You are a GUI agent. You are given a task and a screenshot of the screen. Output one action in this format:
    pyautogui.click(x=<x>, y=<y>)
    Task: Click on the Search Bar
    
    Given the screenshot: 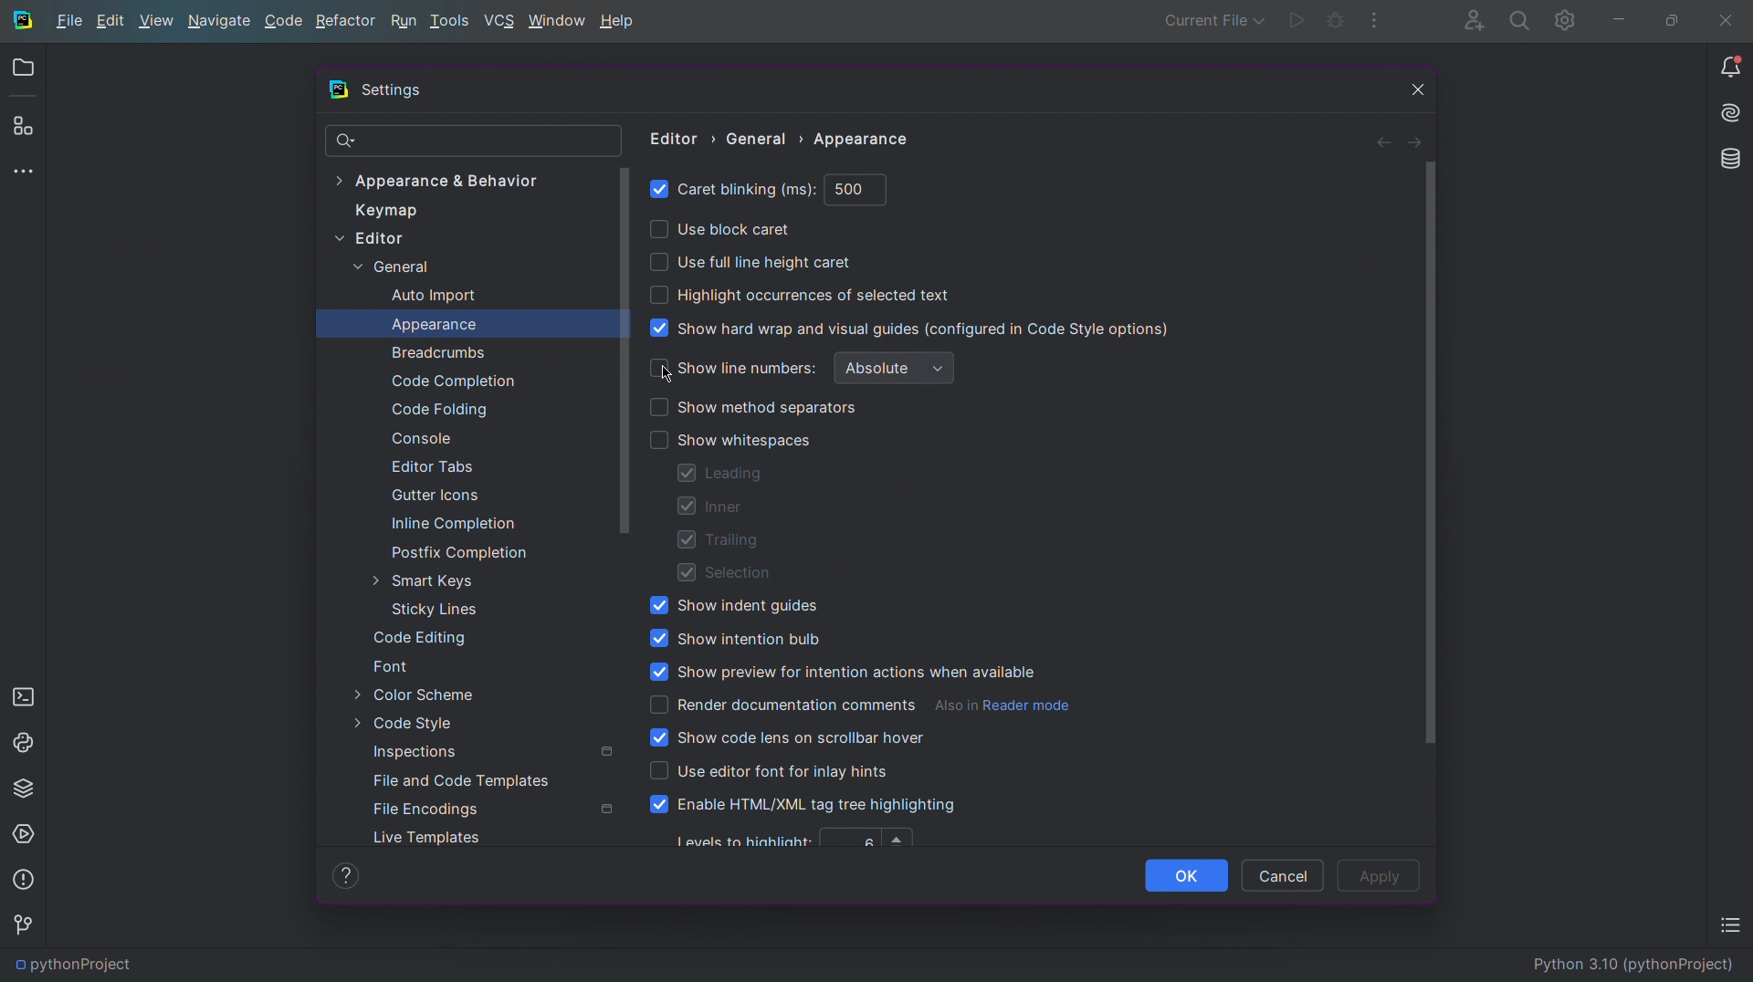 What is the action you would take?
    pyautogui.click(x=472, y=141)
    